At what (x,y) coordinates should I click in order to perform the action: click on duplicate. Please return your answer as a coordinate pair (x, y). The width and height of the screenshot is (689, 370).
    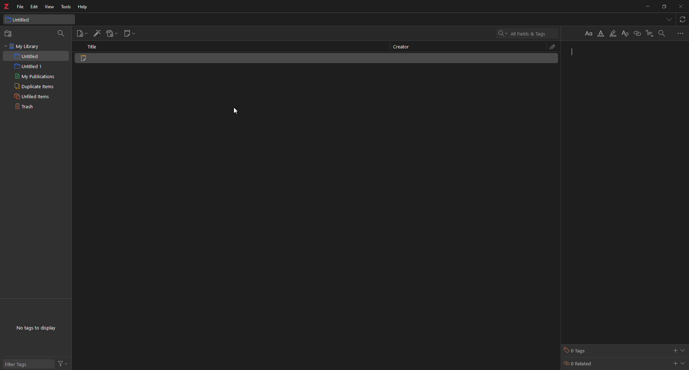
    Looking at the image, I should click on (33, 86).